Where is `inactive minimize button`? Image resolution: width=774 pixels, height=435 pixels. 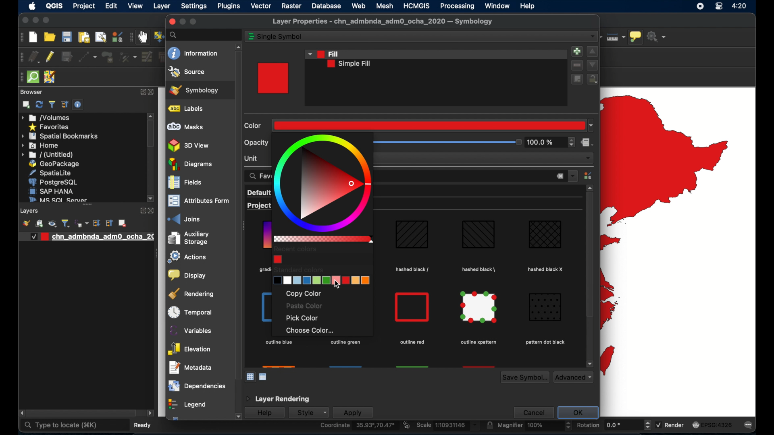 inactive minimize button is located at coordinates (182, 22).